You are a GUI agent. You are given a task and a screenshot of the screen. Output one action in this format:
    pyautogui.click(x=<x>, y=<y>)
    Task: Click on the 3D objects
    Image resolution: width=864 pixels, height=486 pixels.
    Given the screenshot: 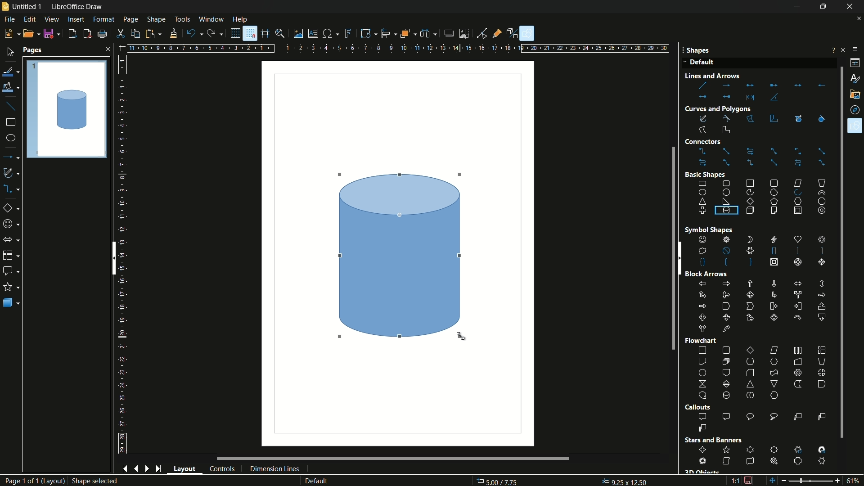 What is the action you would take?
    pyautogui.click(x=11, y=302)
    